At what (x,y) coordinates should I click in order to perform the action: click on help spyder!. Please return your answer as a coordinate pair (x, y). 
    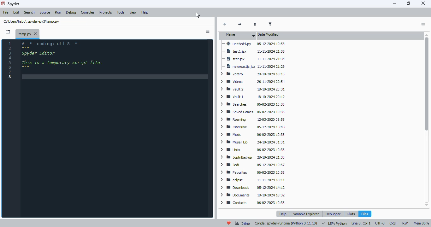
    Looking at the image, I should click on (229, 224).